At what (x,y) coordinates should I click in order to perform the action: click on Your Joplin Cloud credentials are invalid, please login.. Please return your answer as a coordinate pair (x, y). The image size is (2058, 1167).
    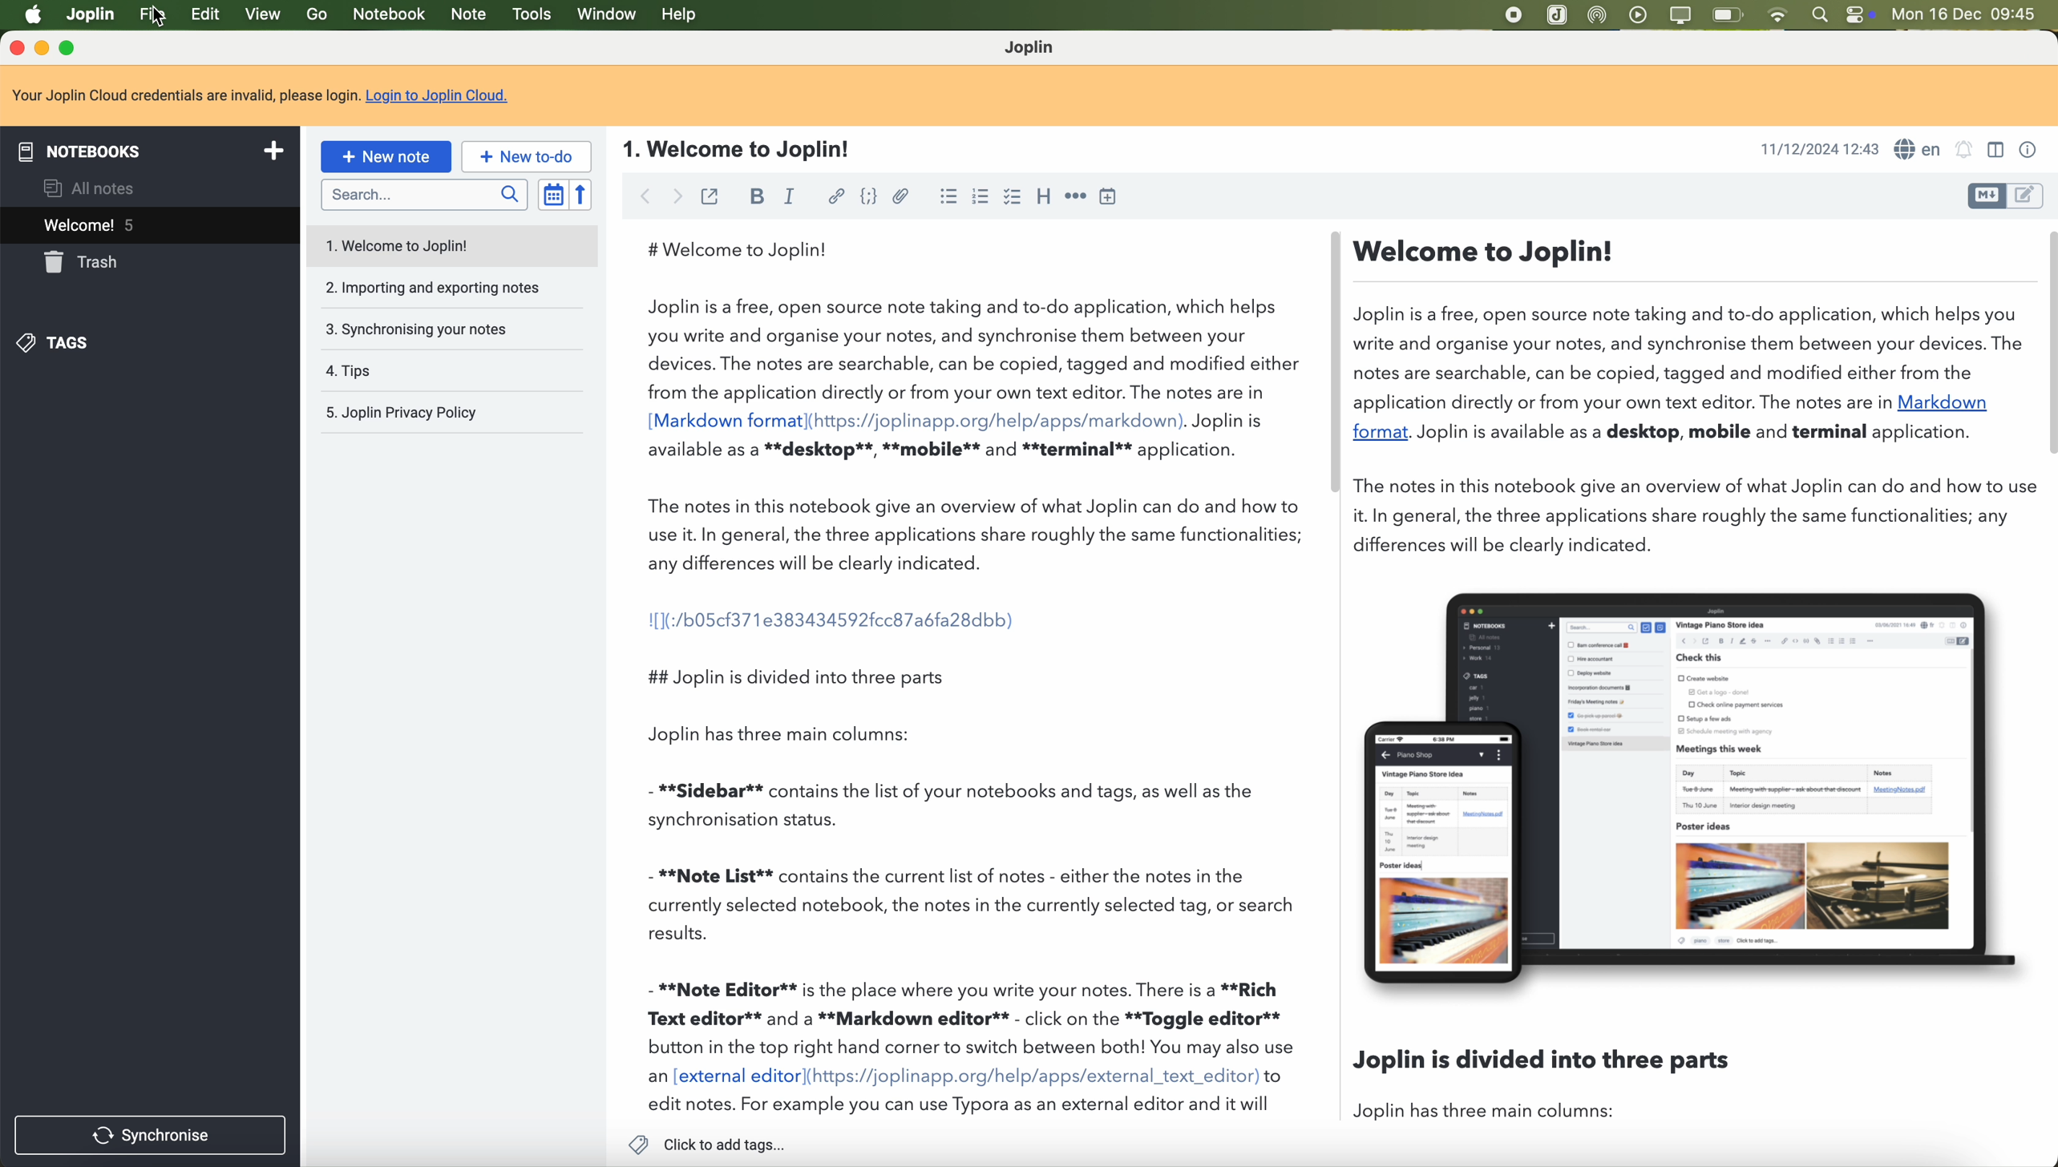
    Looking at the image, I should click on (184, 95).